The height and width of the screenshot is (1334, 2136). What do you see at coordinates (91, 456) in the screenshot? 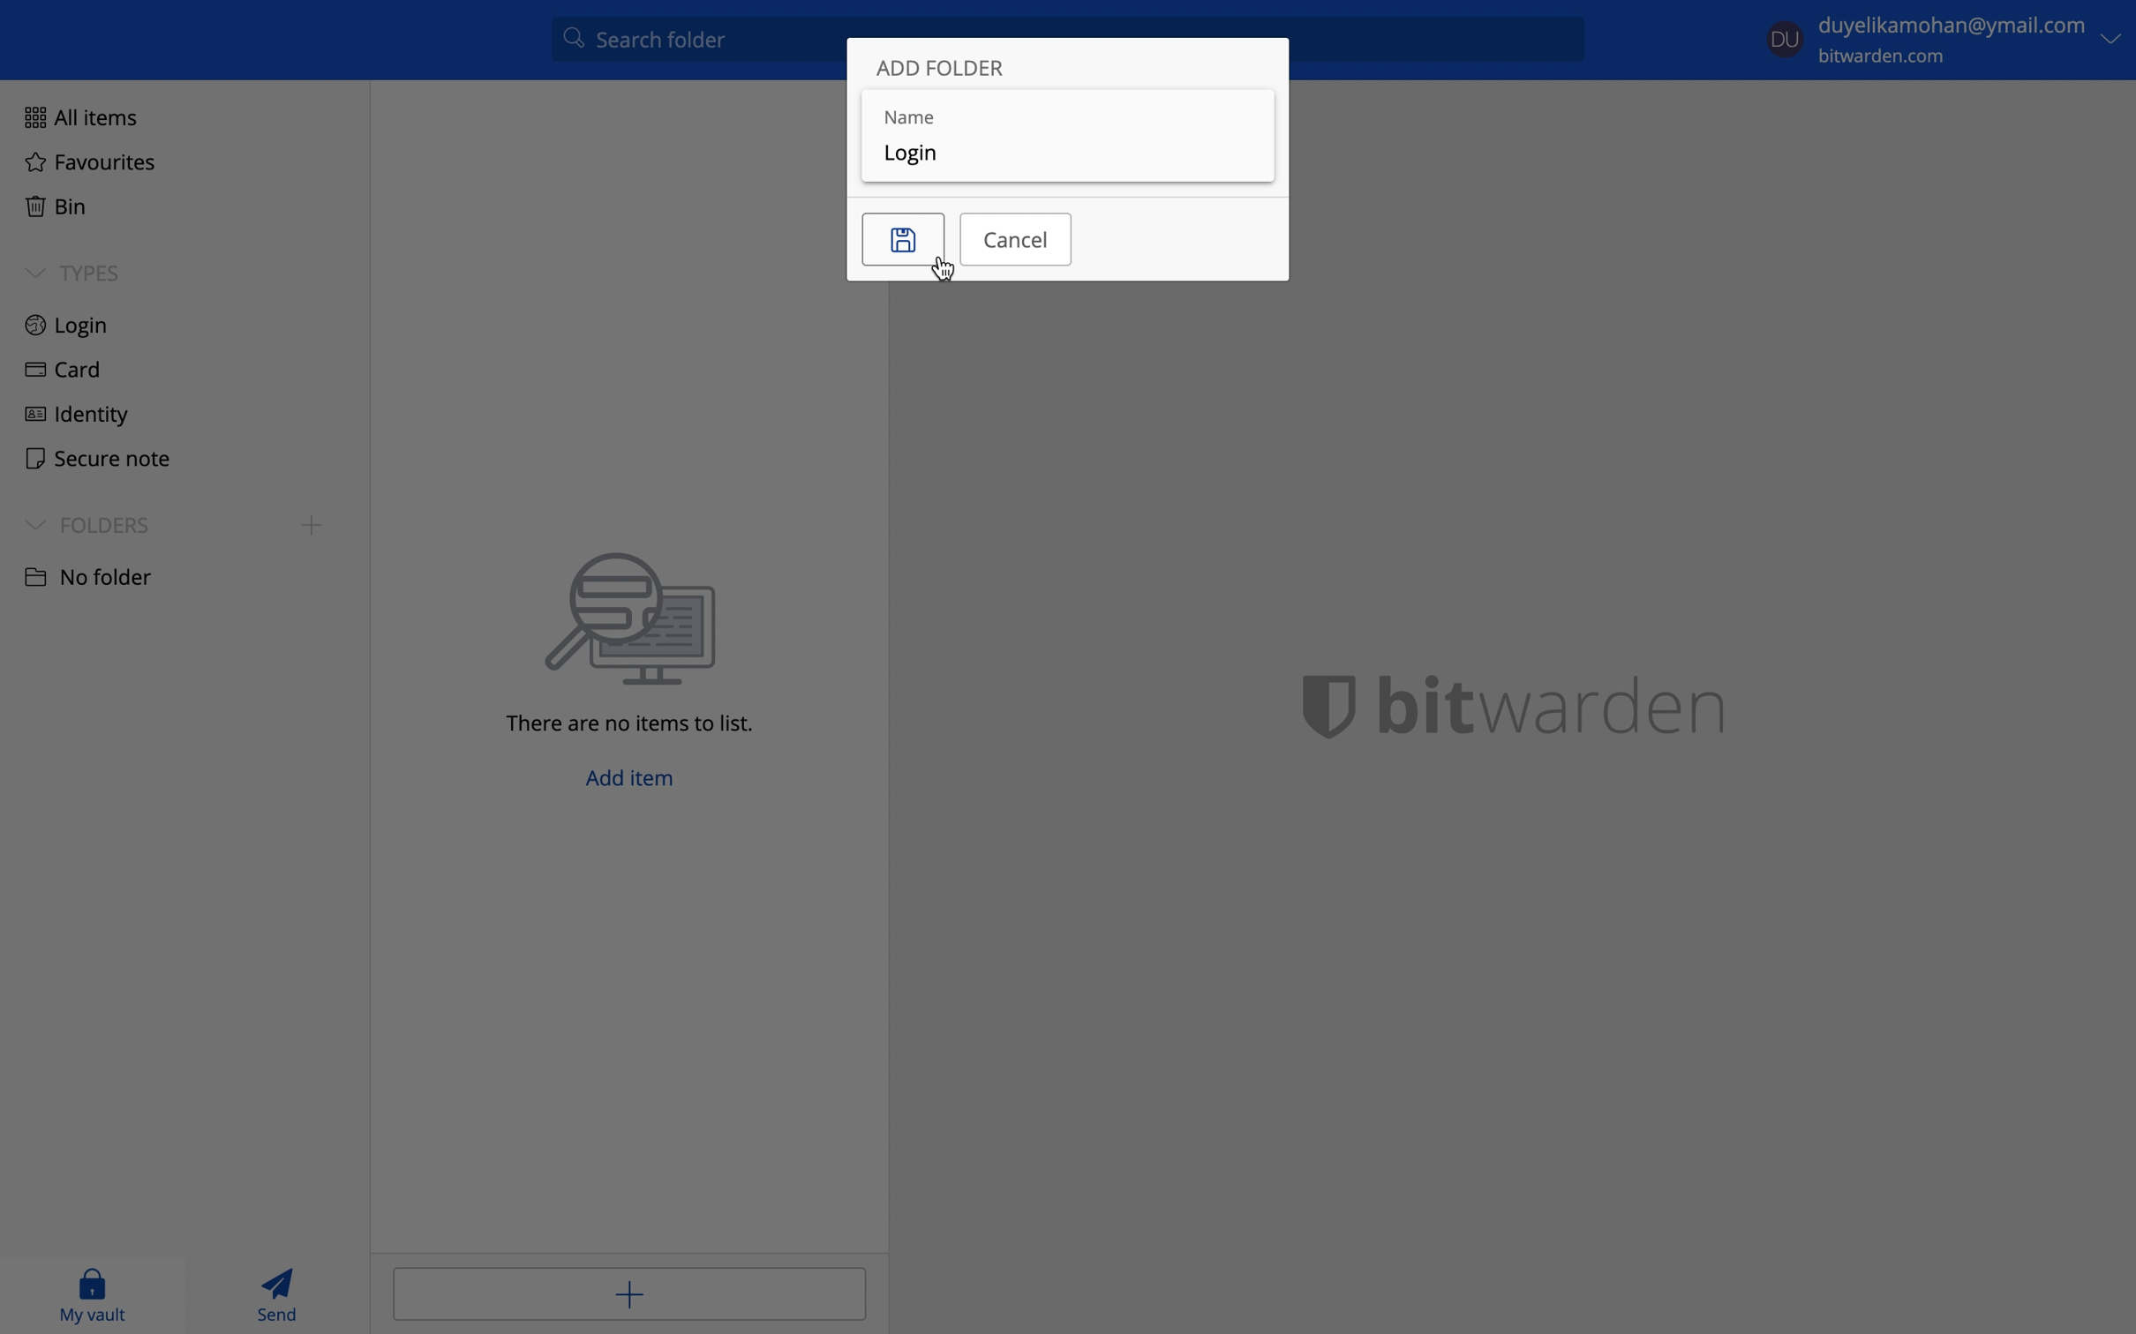
I see `secure note` at bounding box center [91, 456].